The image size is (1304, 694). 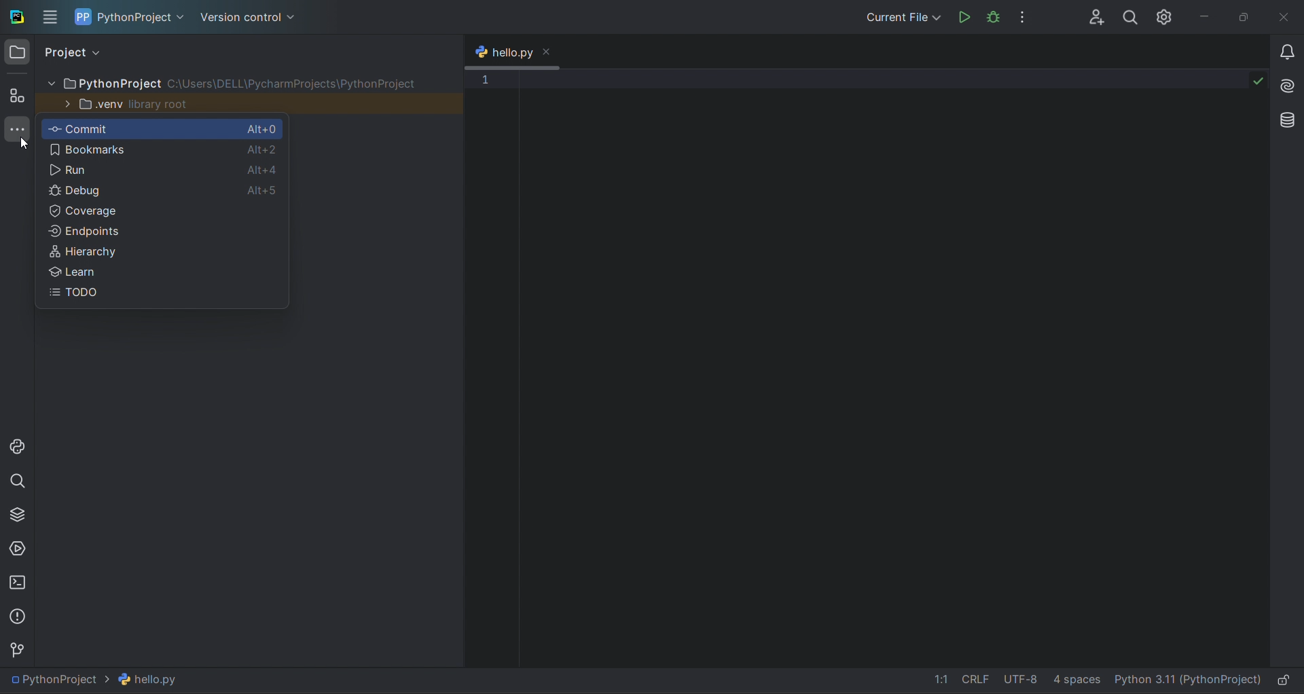 What do you see at coordinates (549, 52) in the screenshot?
I see `close file` at bounding box center [549, 52].